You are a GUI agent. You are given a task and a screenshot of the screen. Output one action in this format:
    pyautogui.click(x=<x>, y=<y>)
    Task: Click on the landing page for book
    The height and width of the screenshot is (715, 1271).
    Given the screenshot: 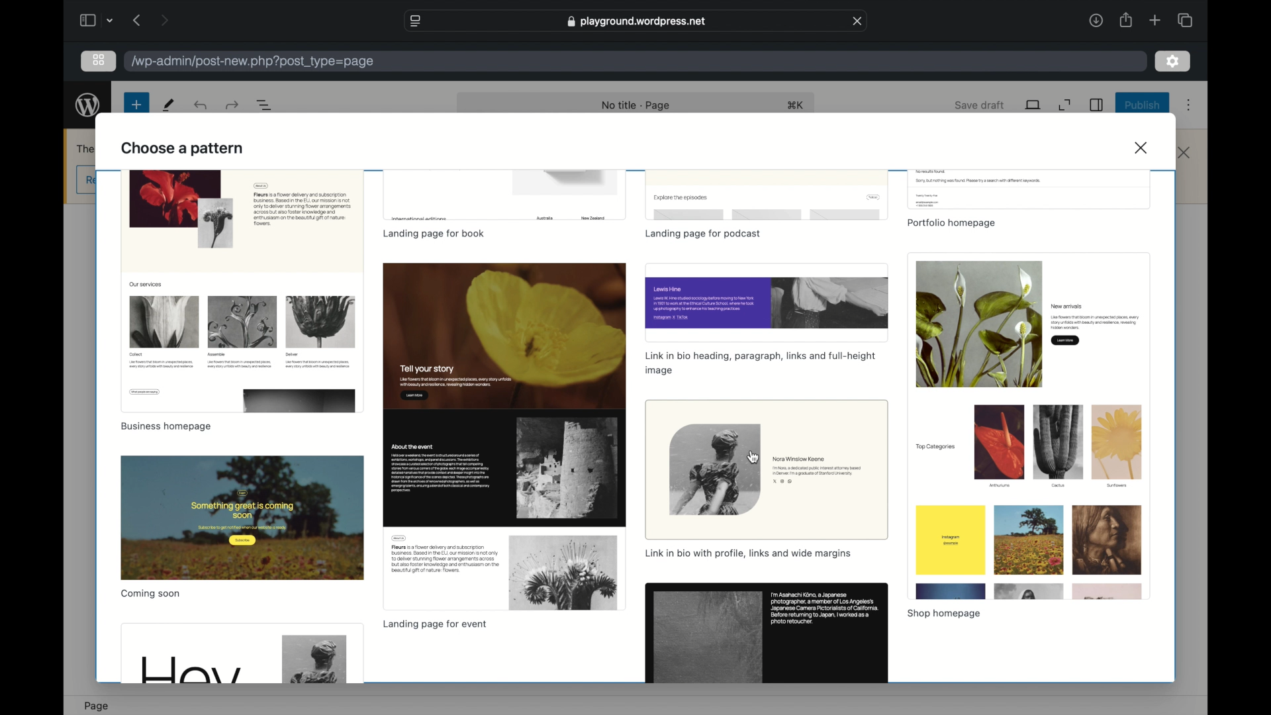 What is the action you would take?
    pyautogui.click(x=434, y=234)
    